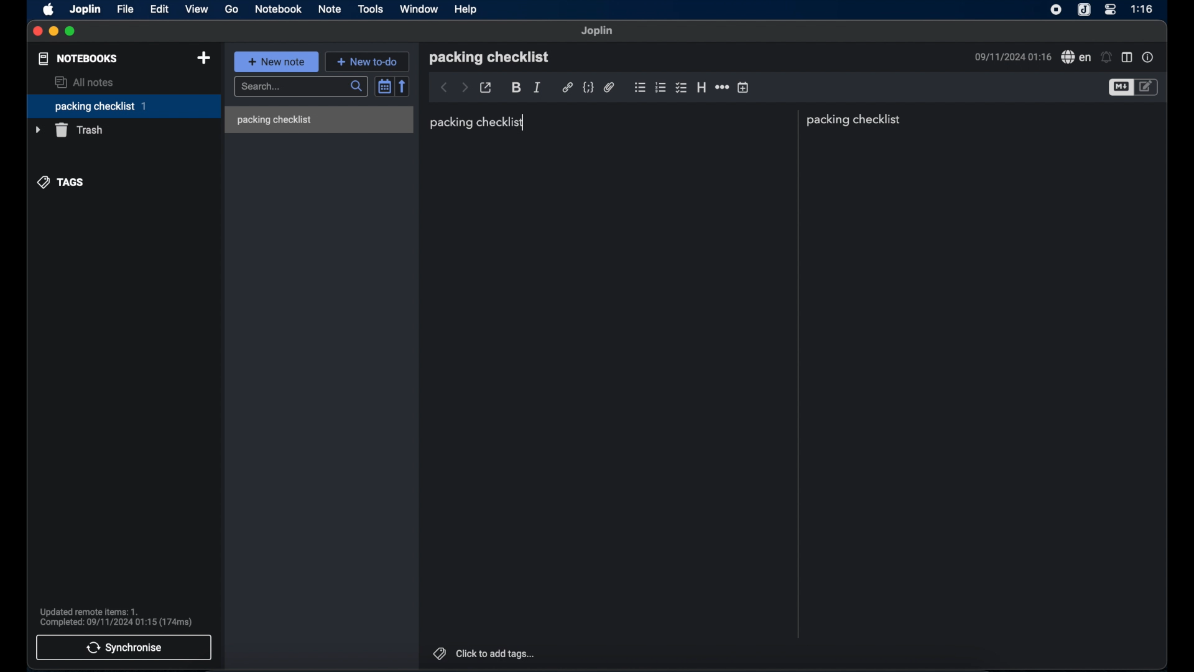 Image resolution: width=1194 pixels, height=672 pixels. I want to click on code, so click(588, 87).